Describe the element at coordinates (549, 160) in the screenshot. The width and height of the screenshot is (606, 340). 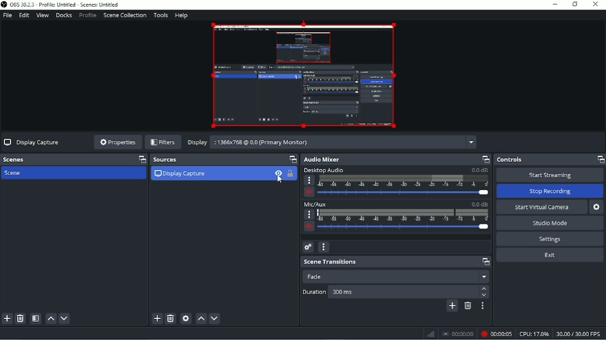
I see `Controls` at that location.